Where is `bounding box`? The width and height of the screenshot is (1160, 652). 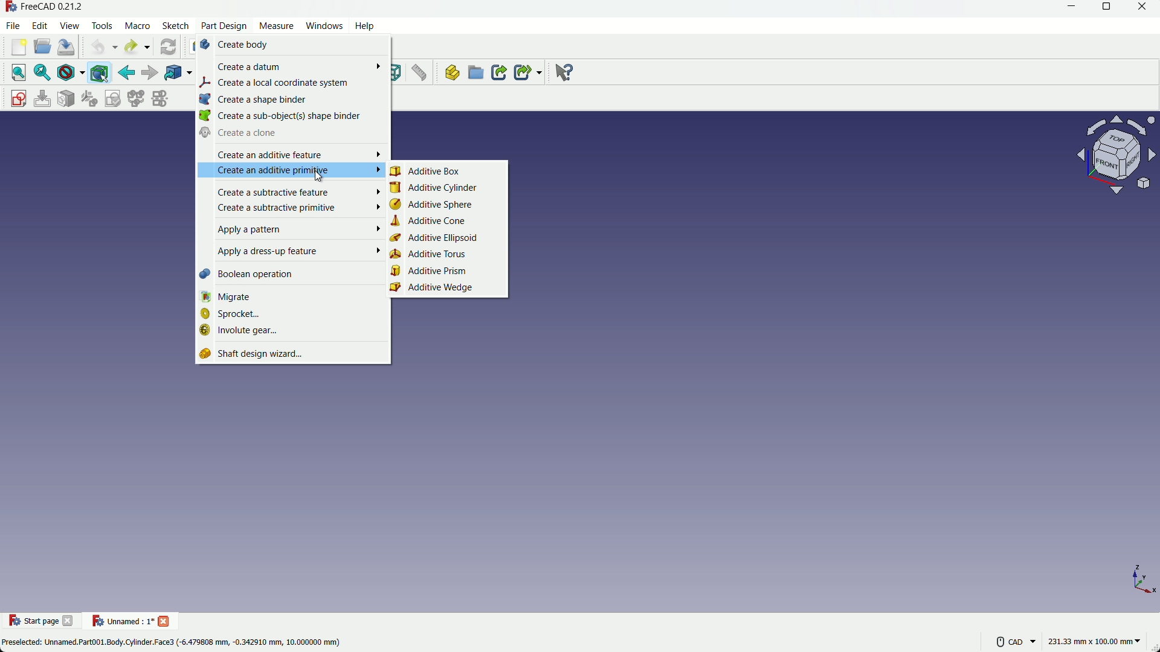
bounding box is located at coordinates (99, 74).